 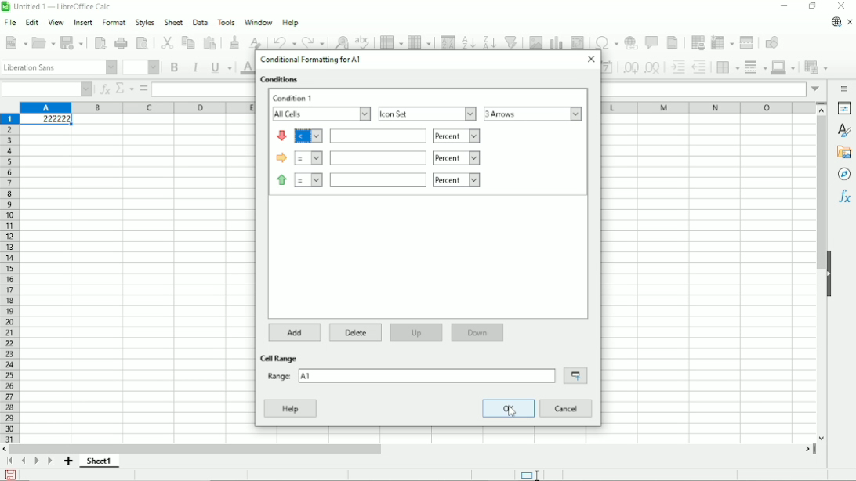 What do you see at coordinates (295, 98) in the screenshot?
I see `Condition 1` at bounding box center [295, 98].